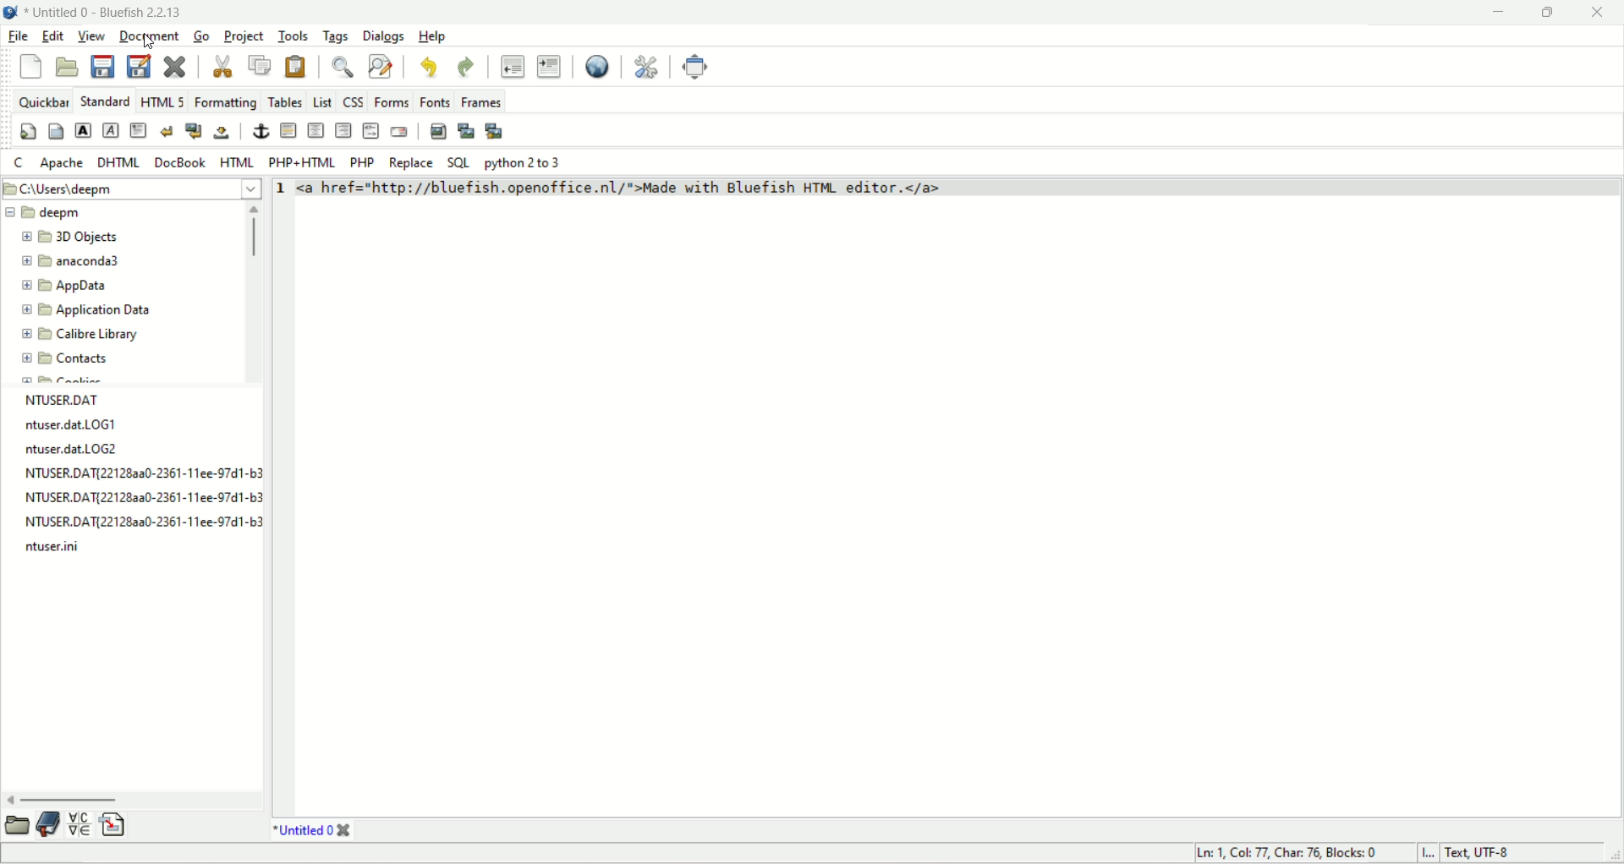  What do you see at coordinates (32, 65) in the screenshot?
I see `new` at bounding box center [32, 65].